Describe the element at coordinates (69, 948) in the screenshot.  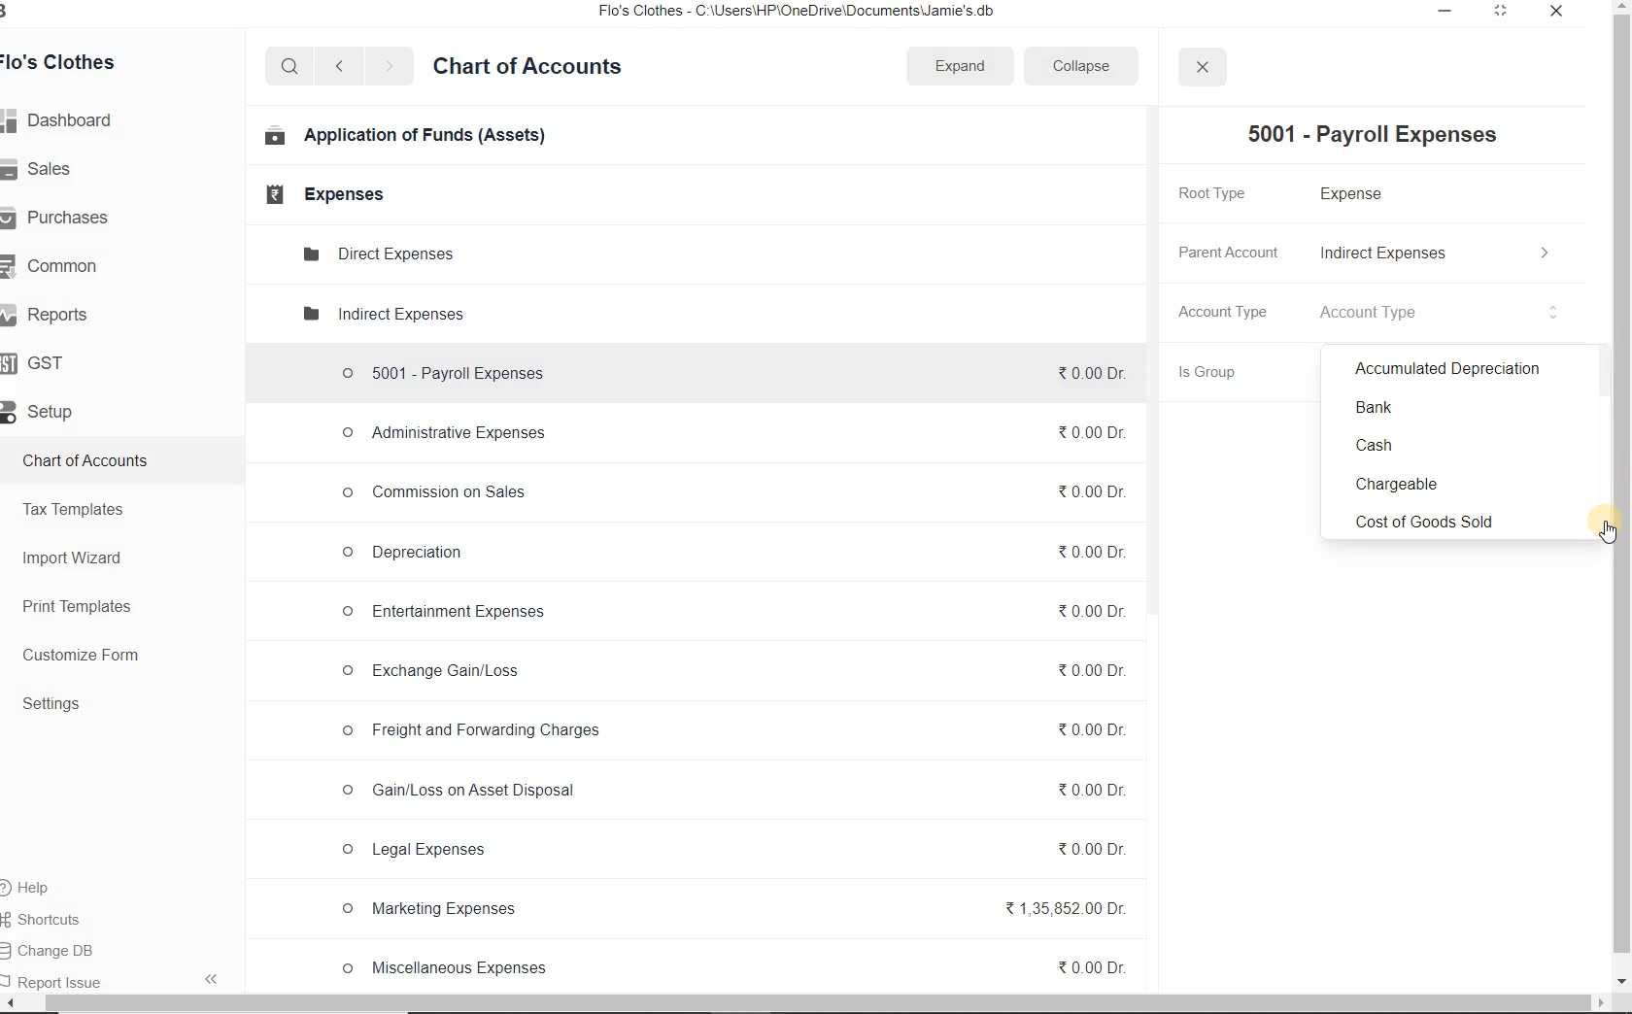
I see ` Change DB` at that location.